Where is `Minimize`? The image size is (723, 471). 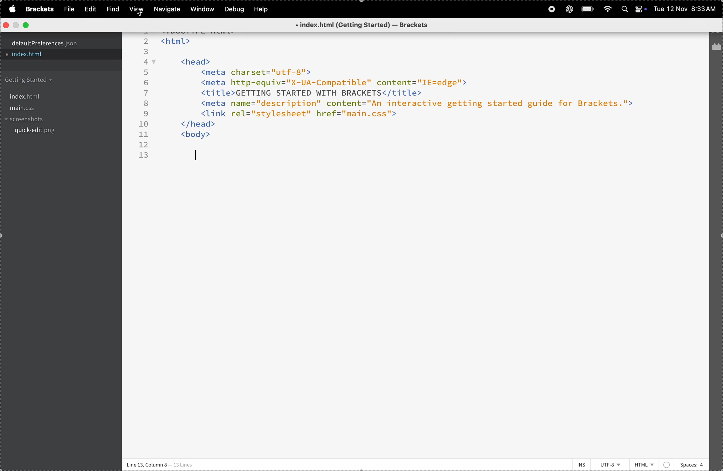 Minimize is located at coordinates (15, 26).